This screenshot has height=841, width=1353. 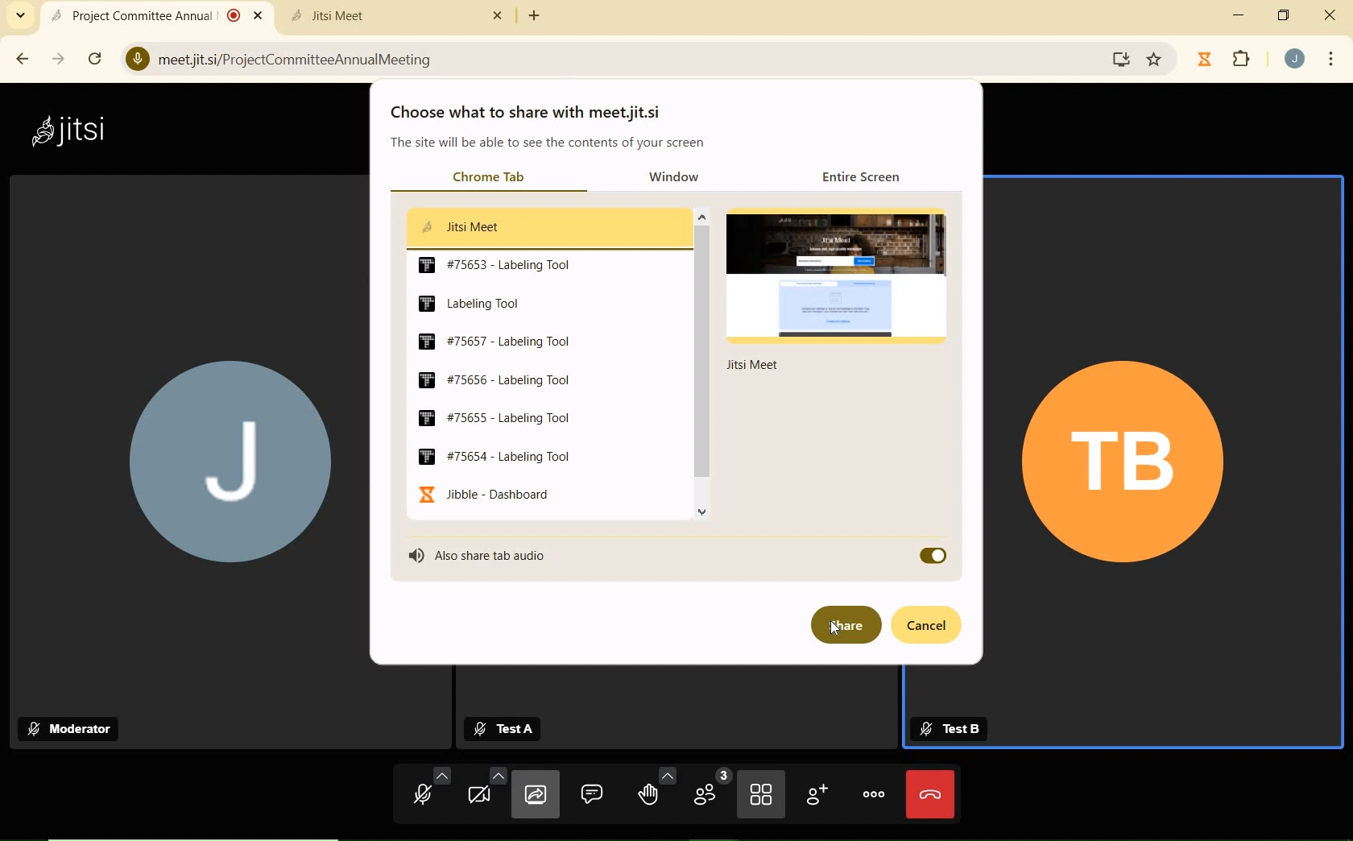 What do you see at coordinates (60, 60) in the screenshot?
I see `forward` at bounding box center [60, 60].